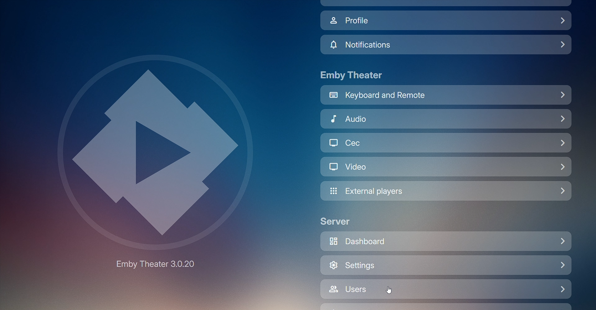 Image resolution: width=596 pixels, height=310 pixels. What do you see at coordinates (354, 75) in the screenshot?
I see `Emby Theater` at bounding box center [354, 75].